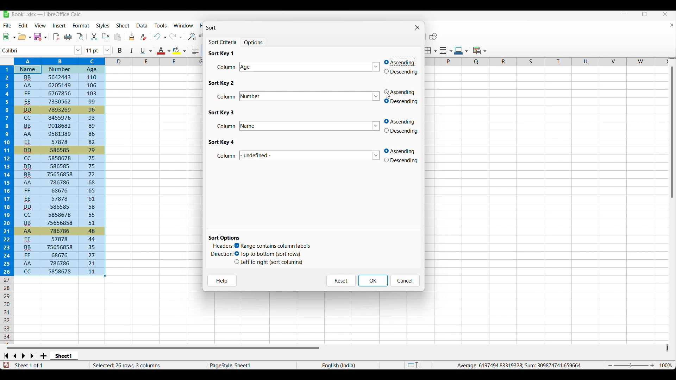  What do you see at coordinates (103, 26) in the screenshot?
I see `Styles menu` at bounding box center [103, 26].